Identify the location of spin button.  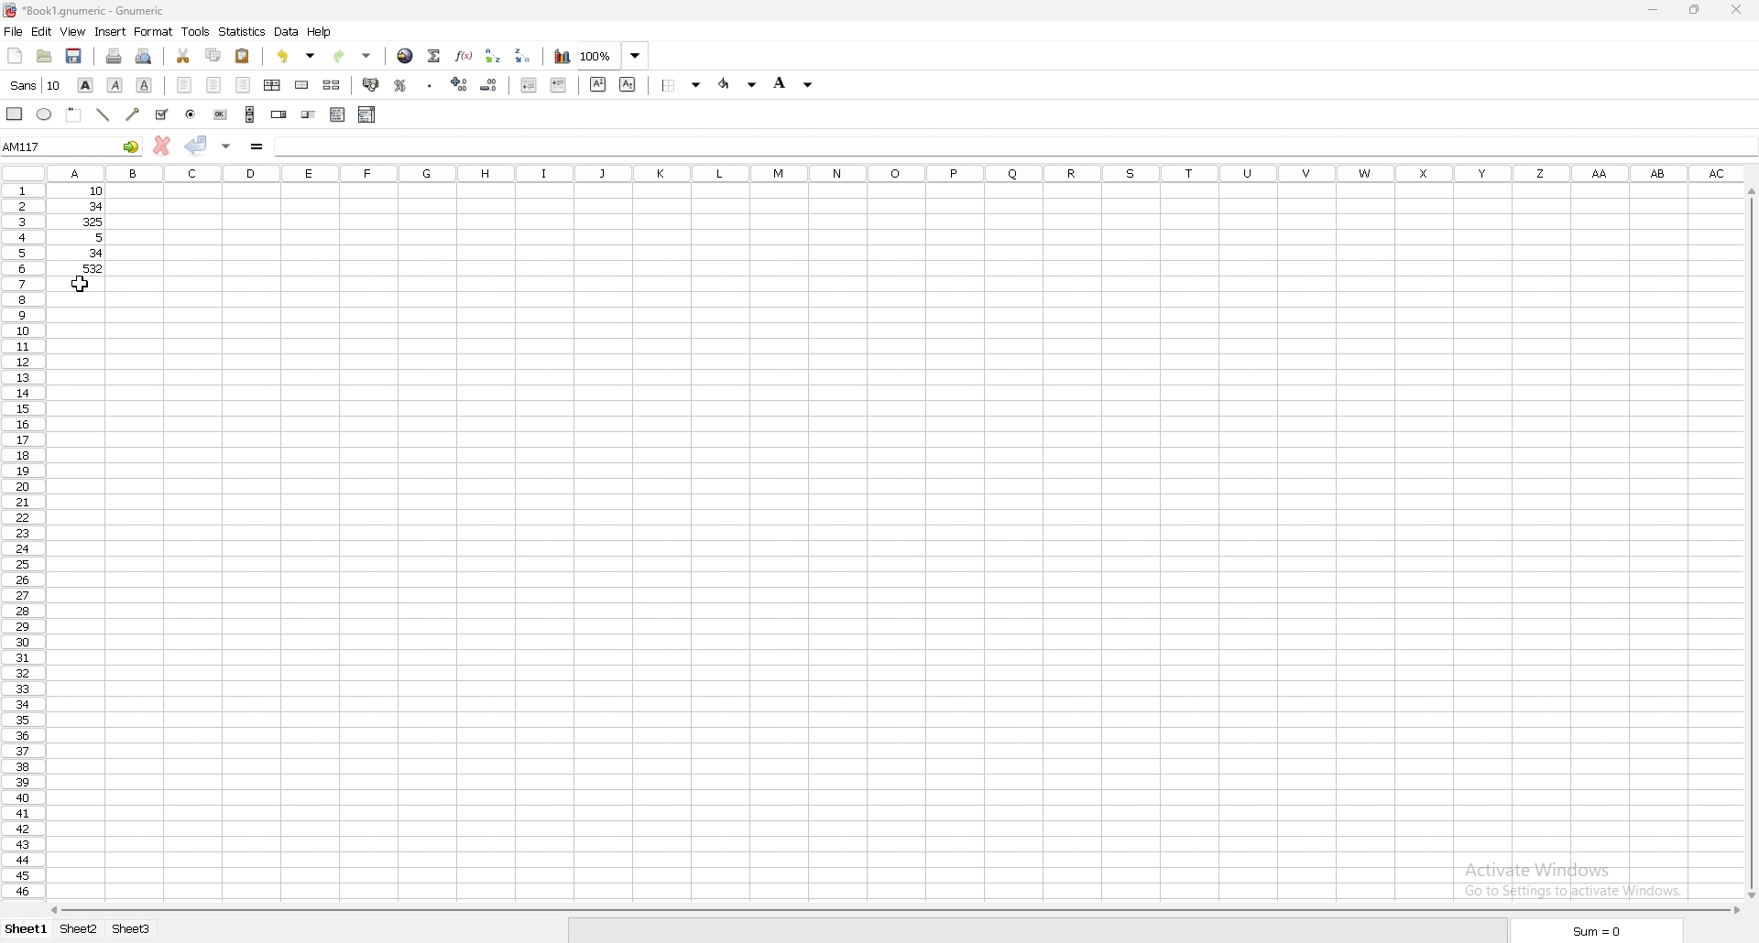
(279, 114).